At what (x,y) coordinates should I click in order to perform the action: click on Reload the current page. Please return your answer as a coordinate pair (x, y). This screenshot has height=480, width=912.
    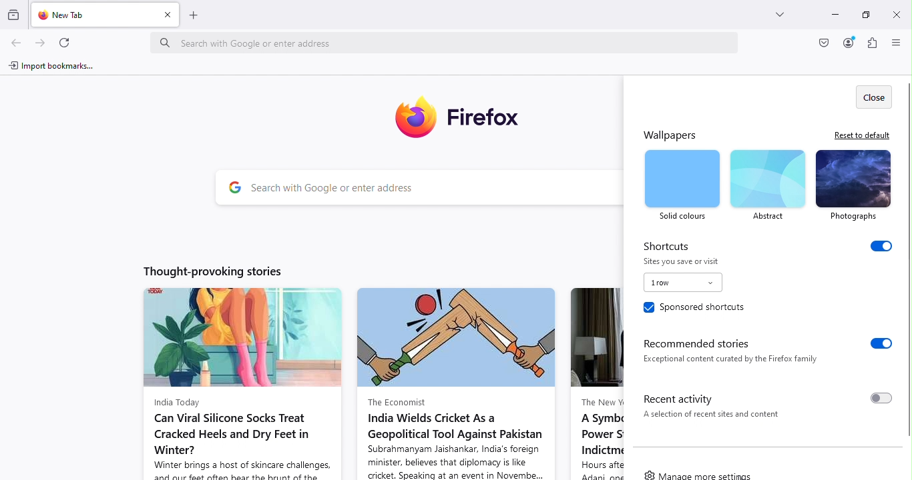
    Looking at the image, I should click on (68, 42).